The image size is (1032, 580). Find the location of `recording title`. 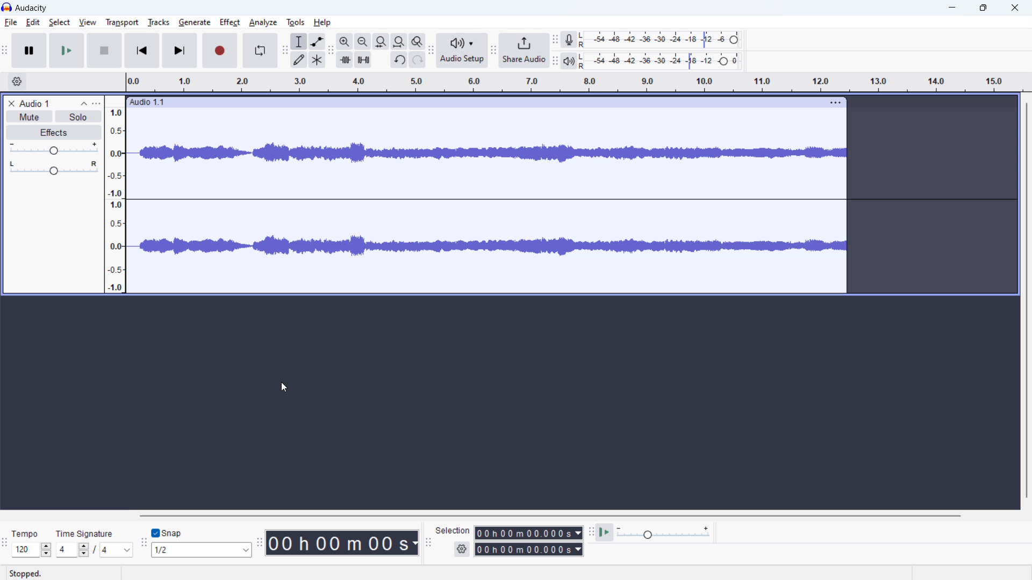

recording title is located at coordinates (35, 104).